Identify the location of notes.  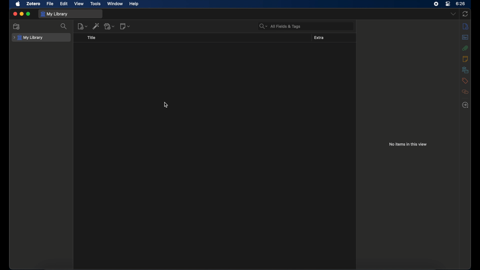
(465, 59).